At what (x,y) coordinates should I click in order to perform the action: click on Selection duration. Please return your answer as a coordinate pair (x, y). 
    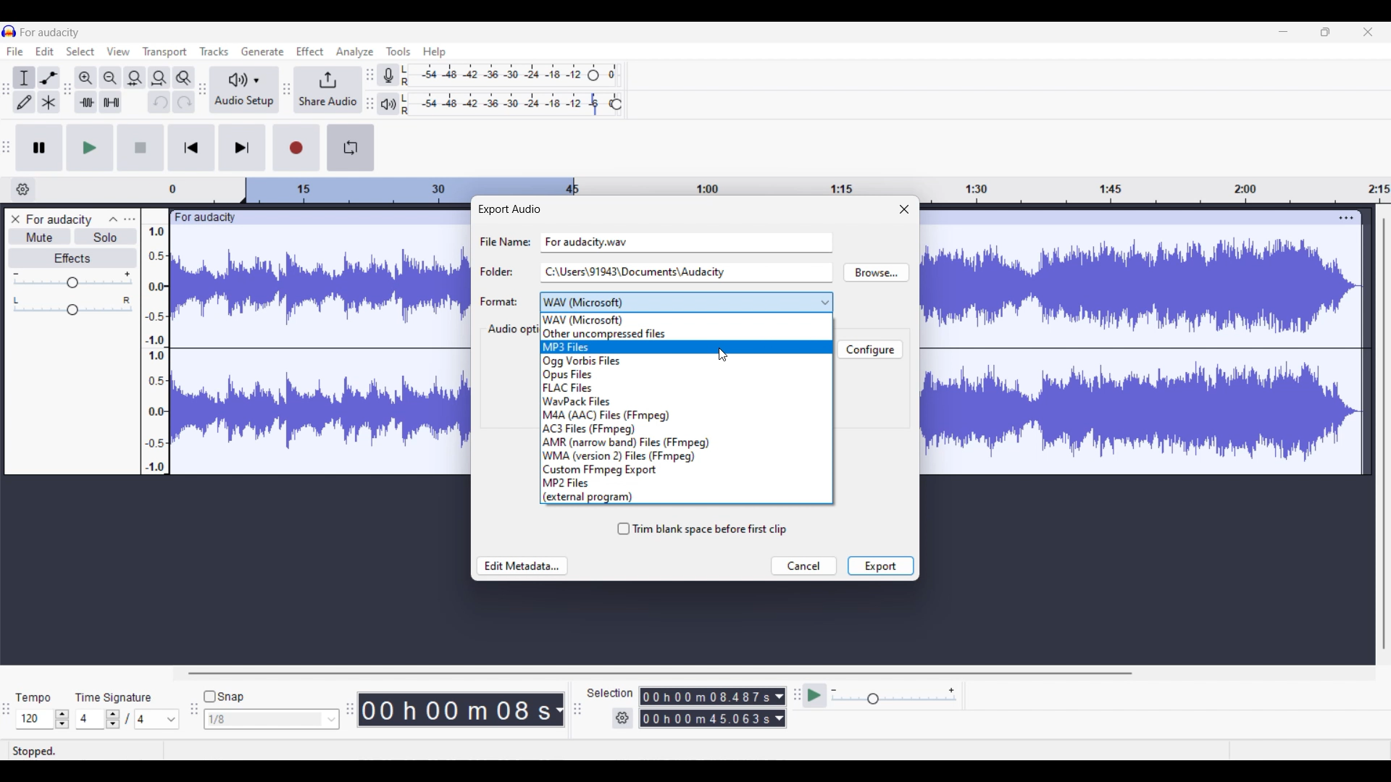
    Looking at the image, I should click on (706, 697).